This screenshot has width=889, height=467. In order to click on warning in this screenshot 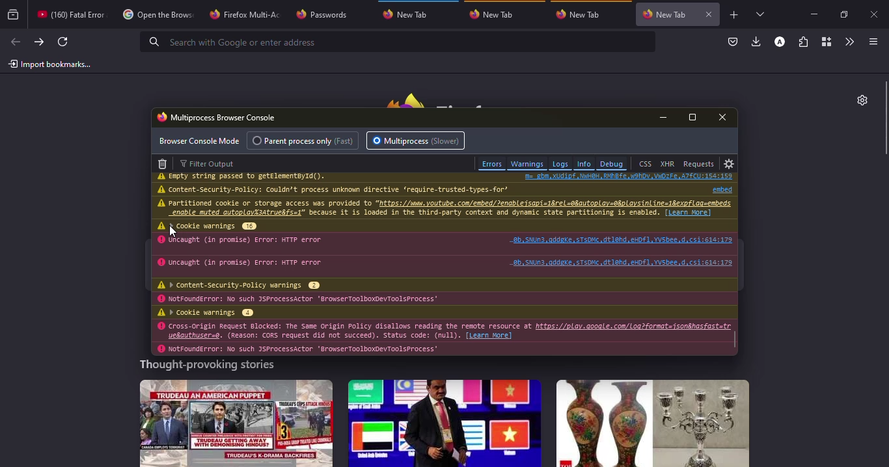, I will do `click(161, 327)`.